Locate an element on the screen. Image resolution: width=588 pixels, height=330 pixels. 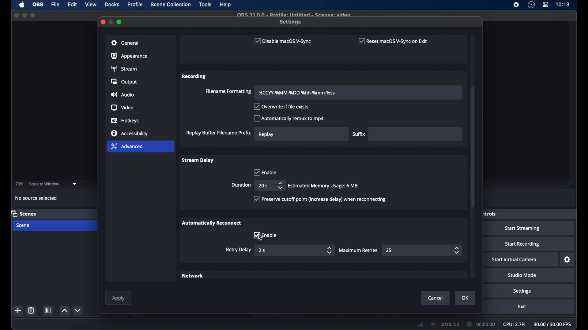
exit is located at coordinates (522, 307).